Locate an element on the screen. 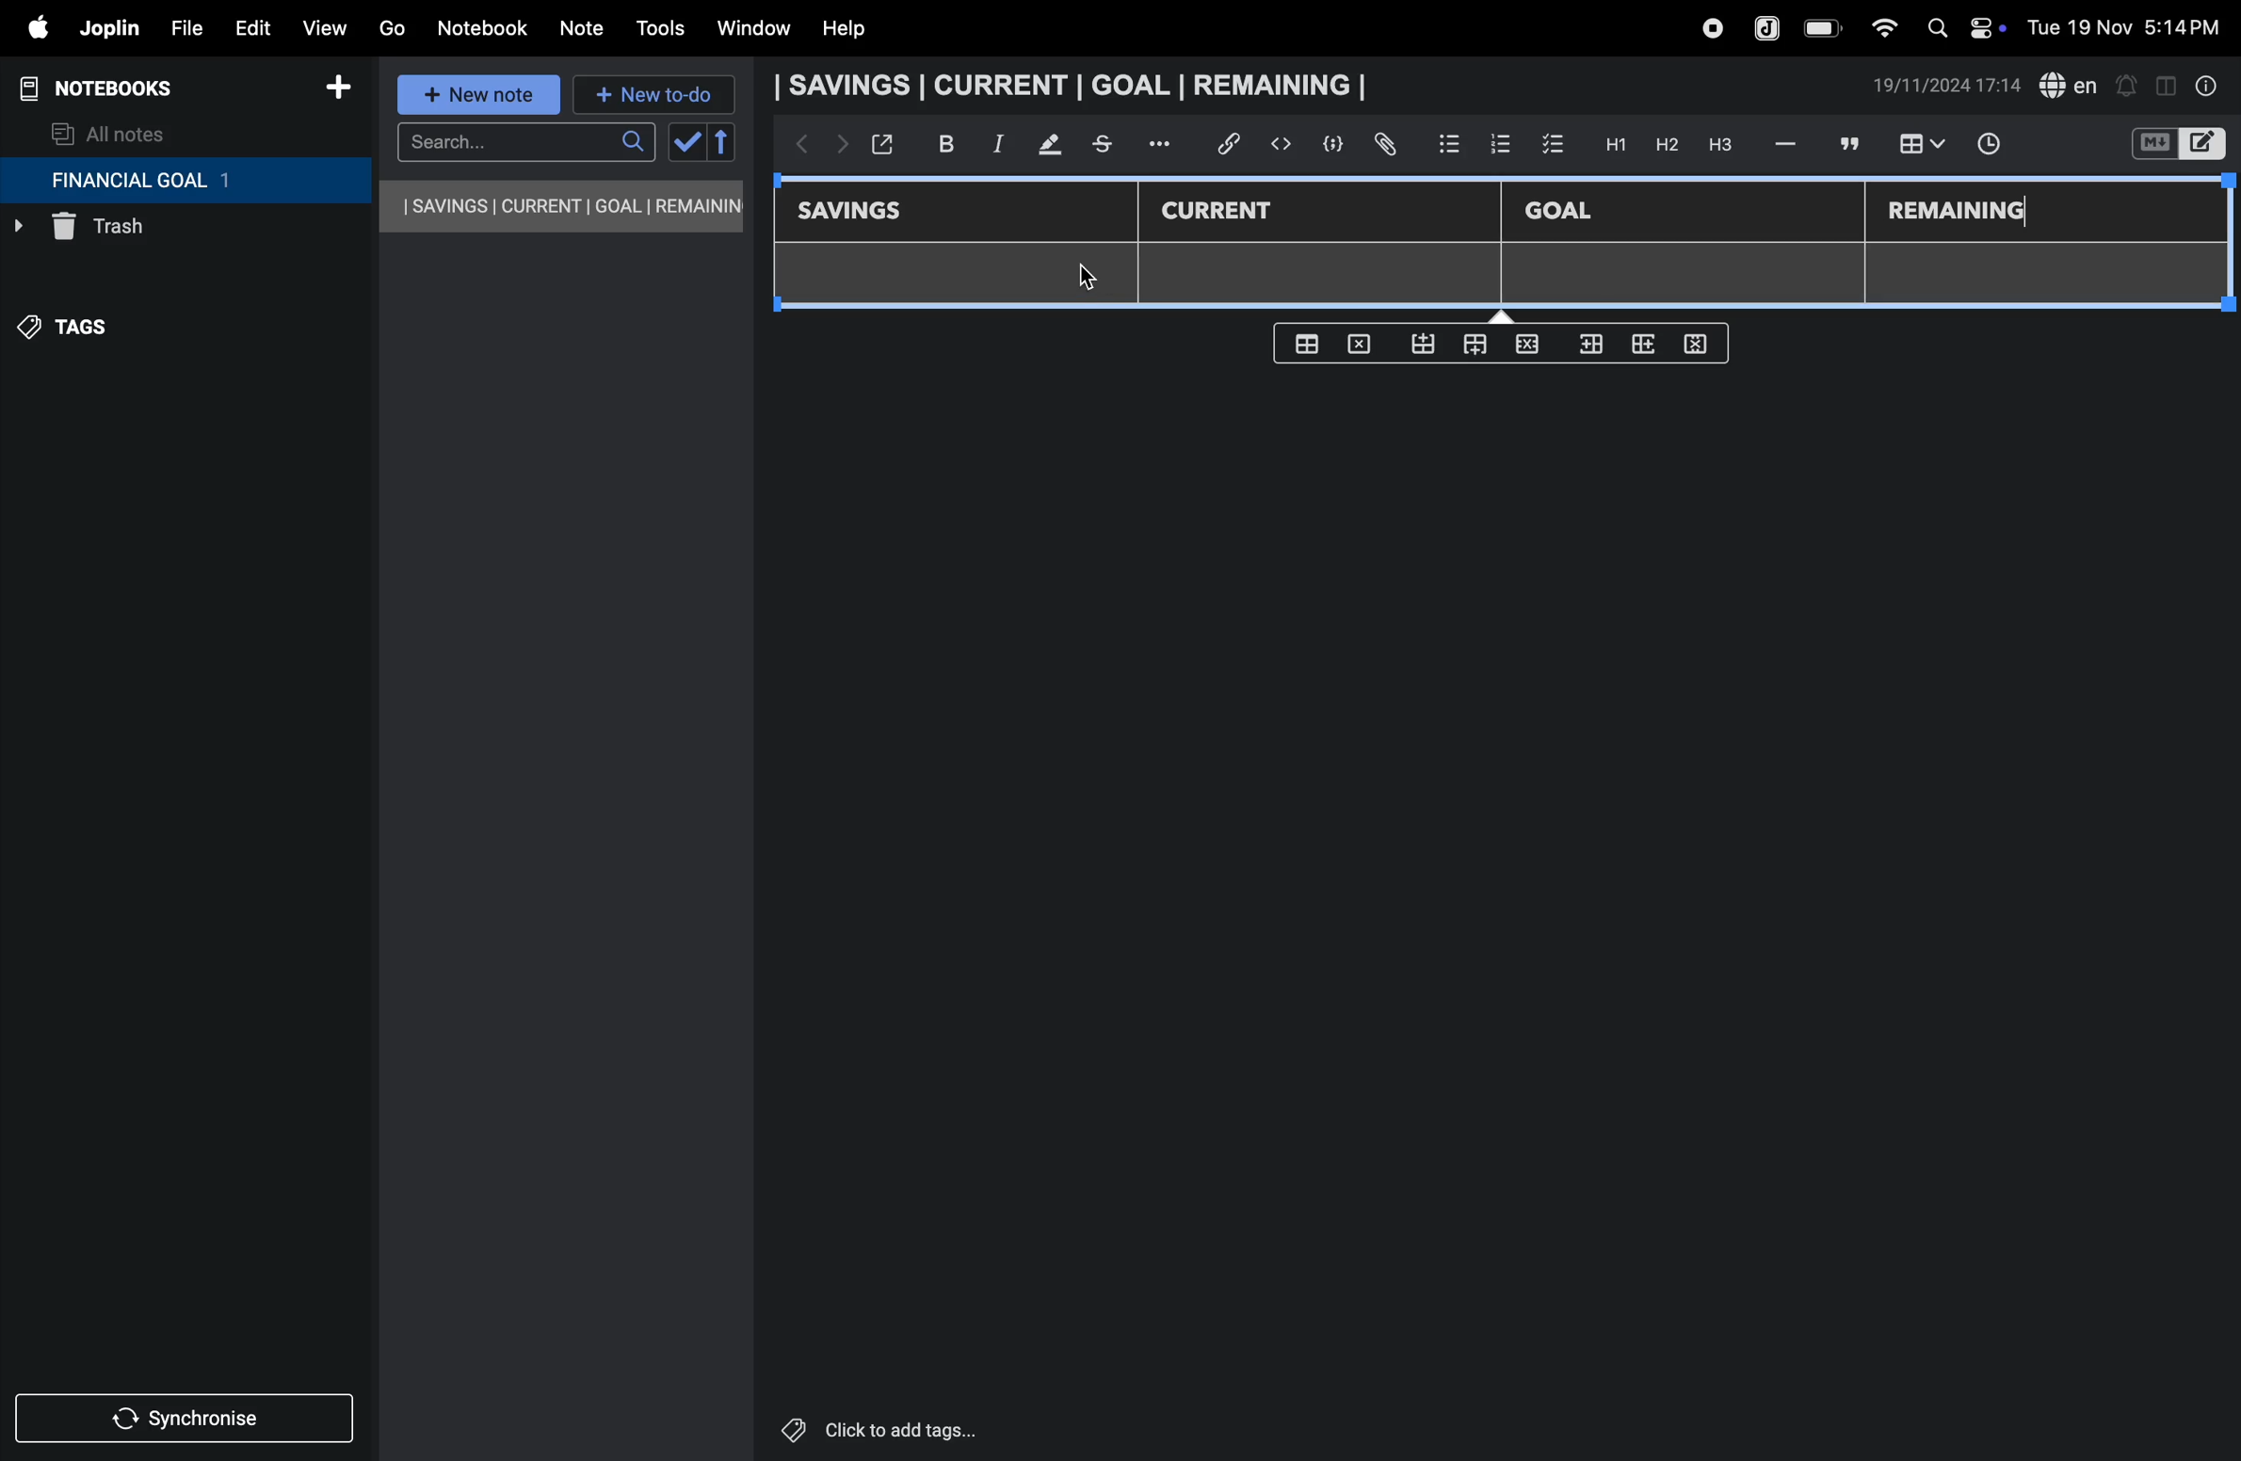  numbered list is located at coordinates (1499, 143).